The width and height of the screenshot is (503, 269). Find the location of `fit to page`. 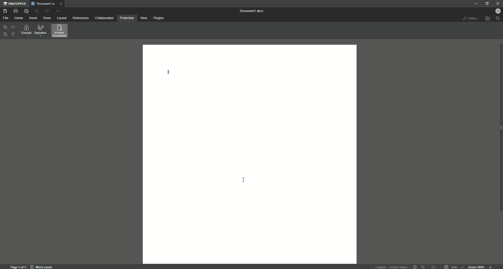

fit to page is located at coordinates (446, 266).